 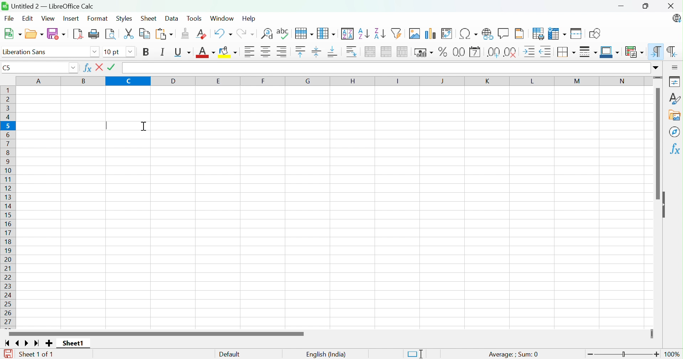 I want to click on Increase indent, so click(x=530, y=52).